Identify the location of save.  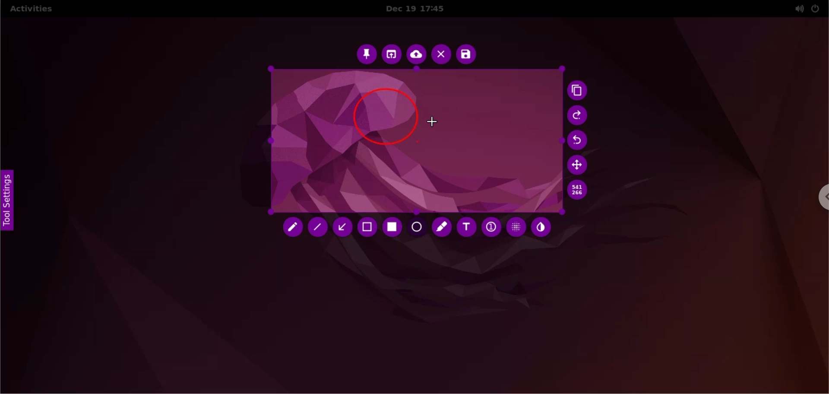
(466, 54).